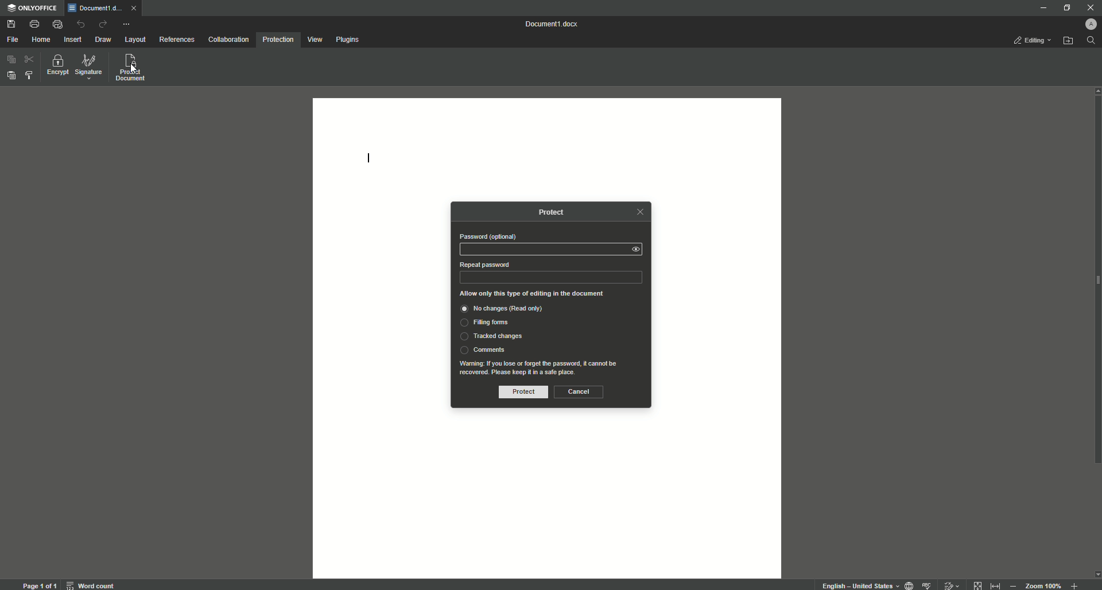 The image size is (1102, 590). What do you see at coordinates (1041, 9) in the screenshot?
I see `Minimize` at bounding box center [1041, 9].